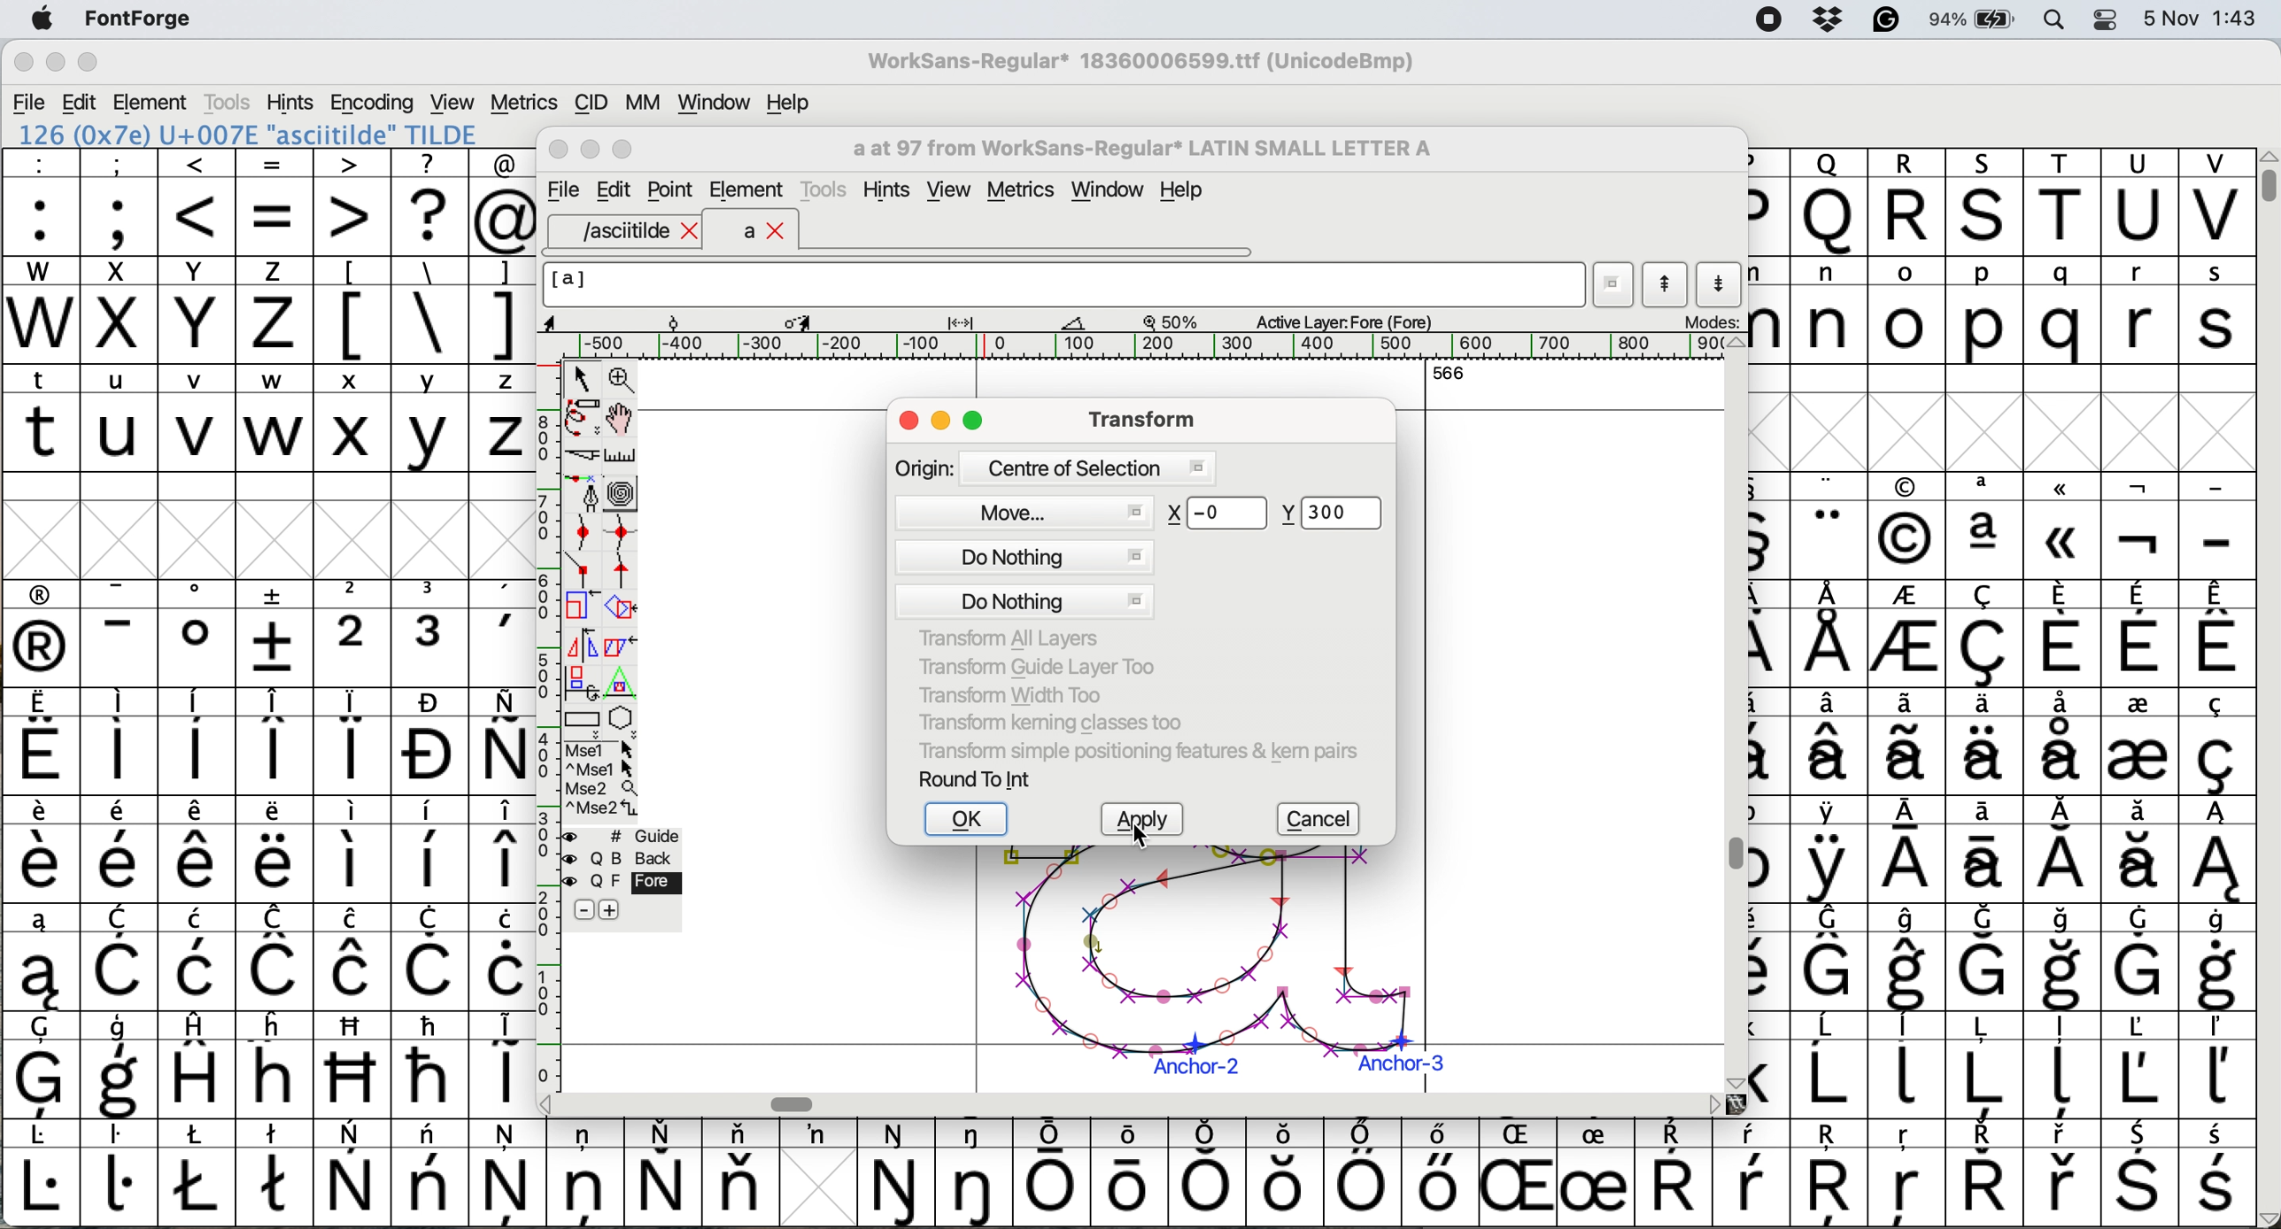 Image resolution: width=2281 pixels, height=1229 pixels. Describe the element at coordinates (1595, 1174) in the screenshot. I see `symbol` at that location.